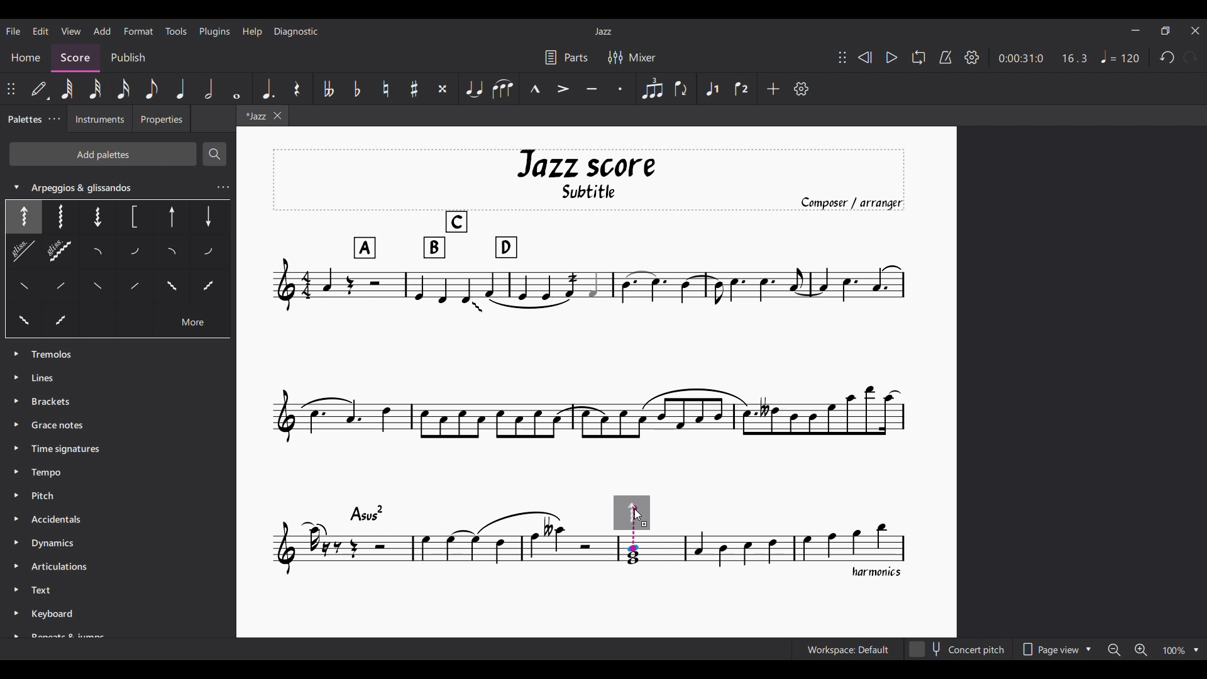 Image resolution: width=1207 pixels, height=679 pixels. Describe the element at coordinates (536, 88) in the screenshot. I see `Marcato` at that location.